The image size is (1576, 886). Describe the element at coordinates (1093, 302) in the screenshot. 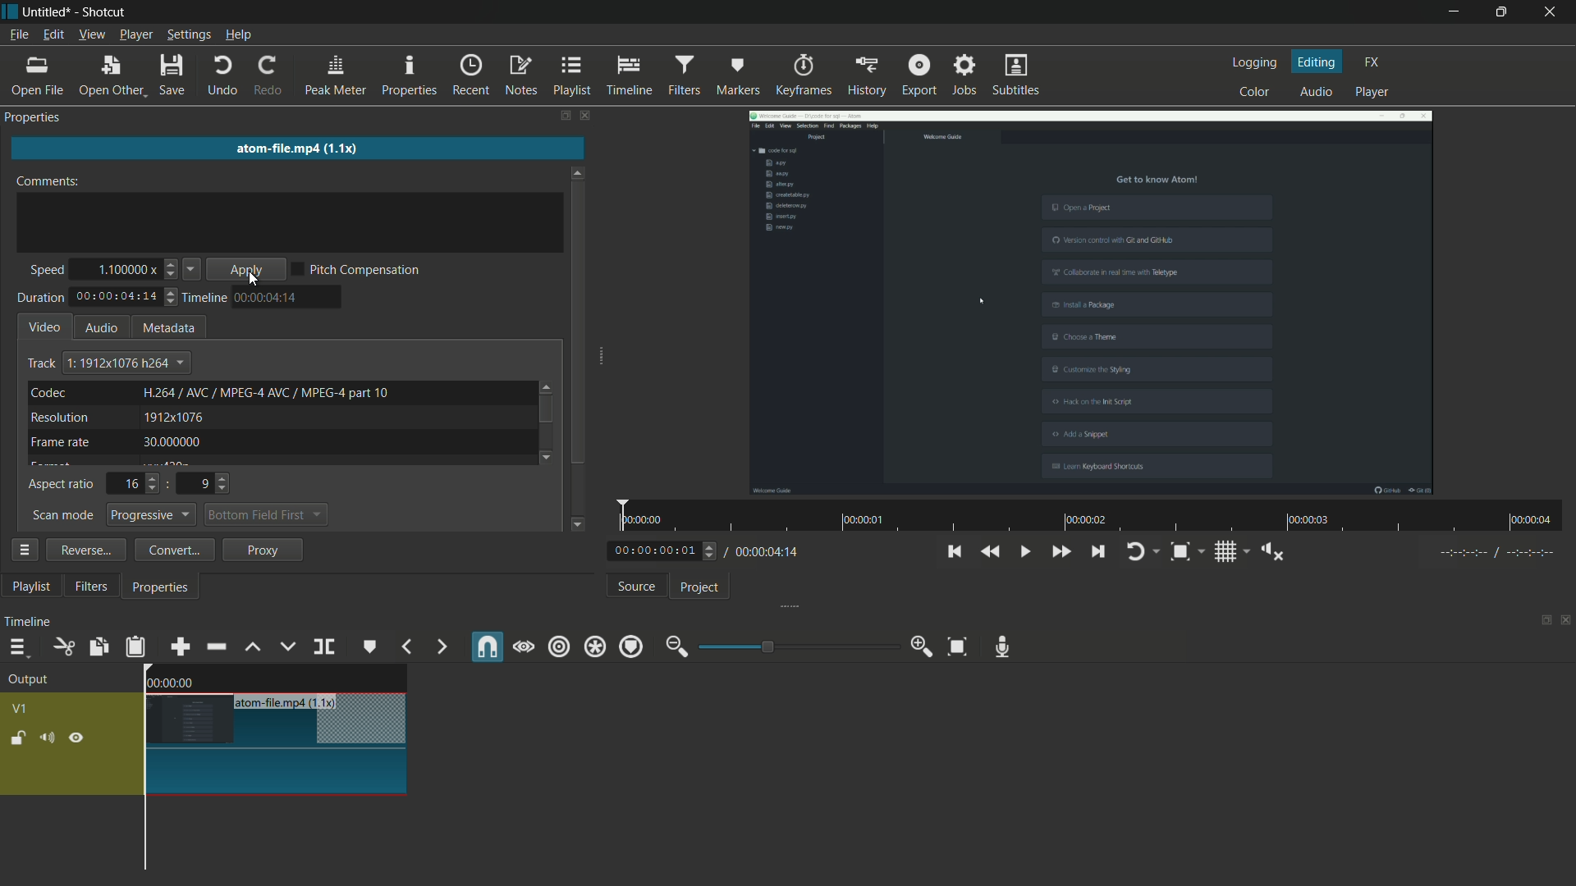

I see `imported file` at that location.